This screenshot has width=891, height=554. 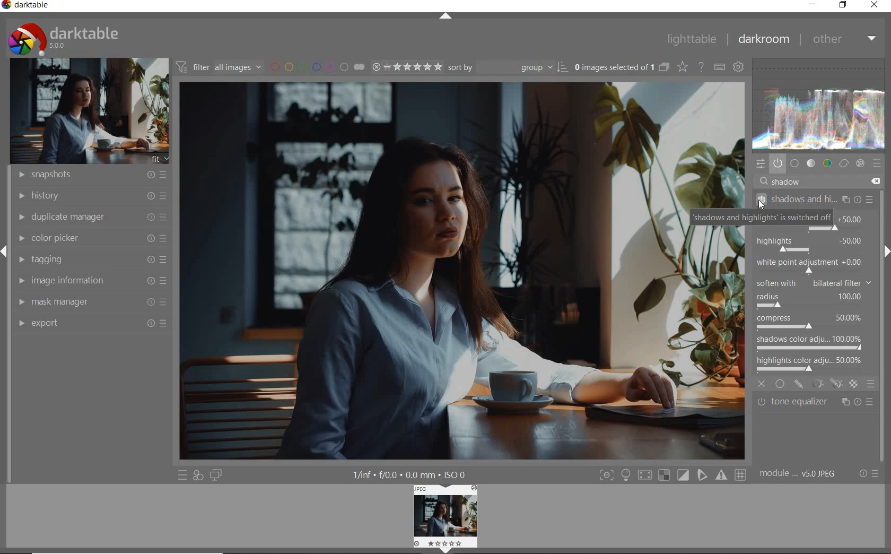 What do you see at coordinates (844, 39) in the screenshot?
I see `other` at bounding box center [844, 39].